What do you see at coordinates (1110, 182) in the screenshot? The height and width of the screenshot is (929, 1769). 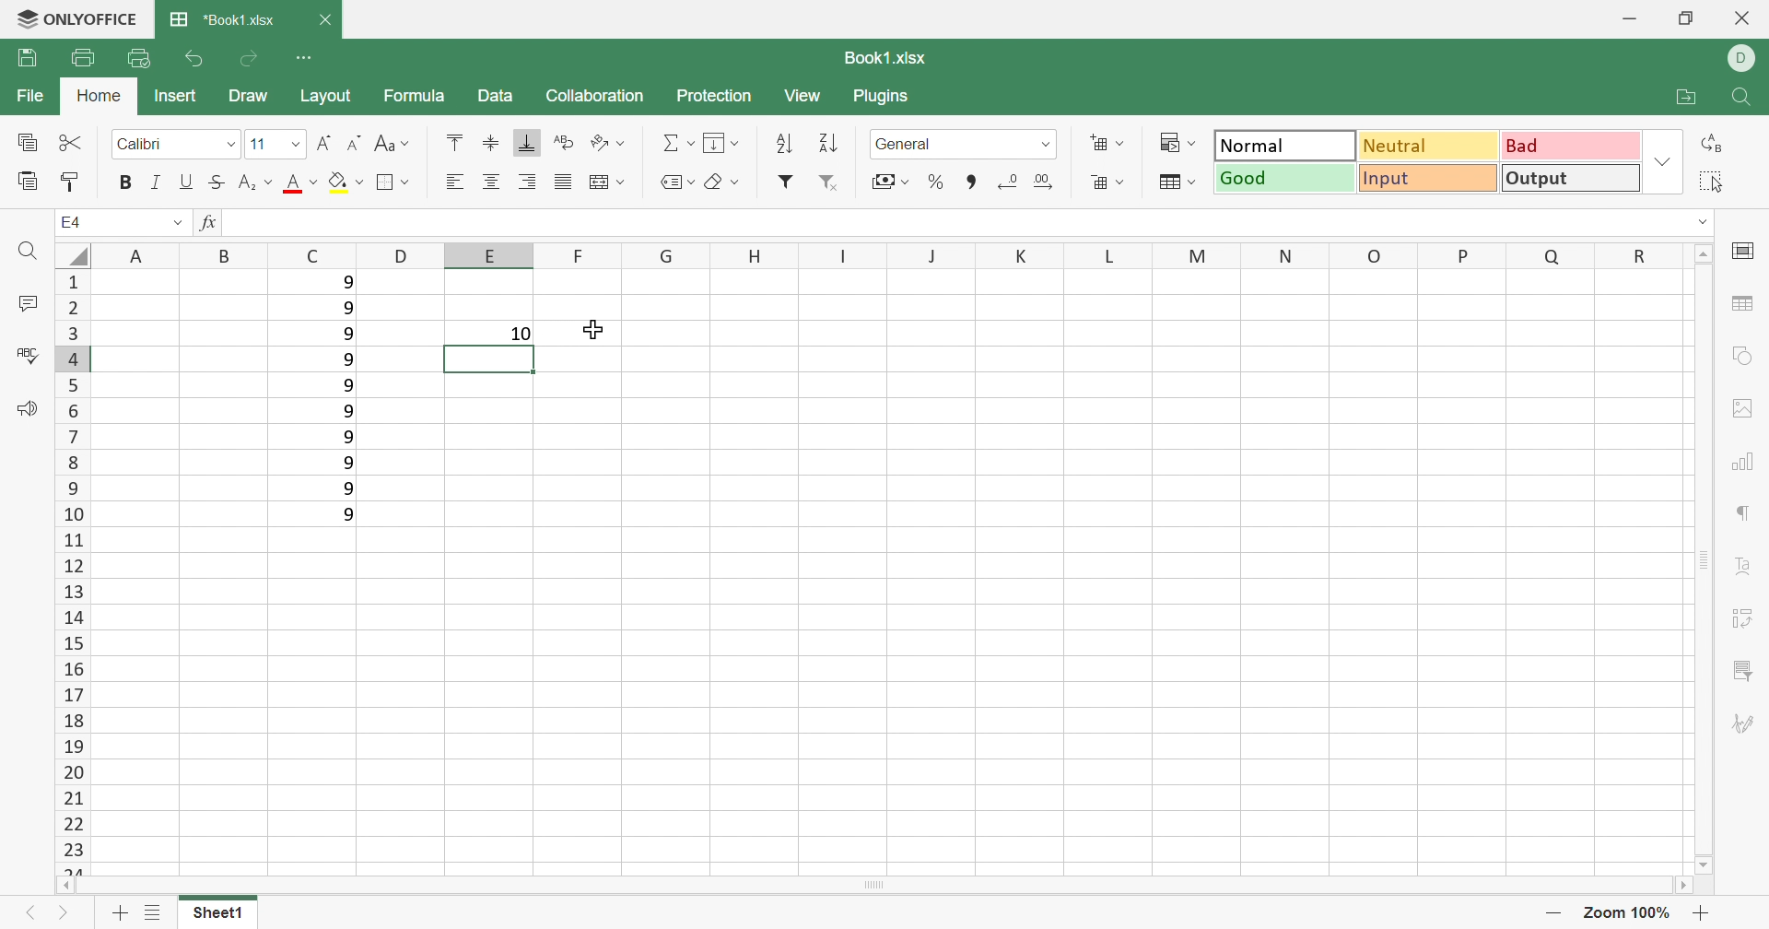 I see `Delete cells` at bounding box center [1110, 182].